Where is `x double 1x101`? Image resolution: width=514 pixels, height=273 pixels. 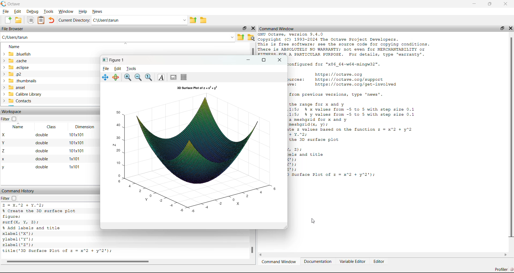
x double 1x101 is located at coordinates (44, 159).